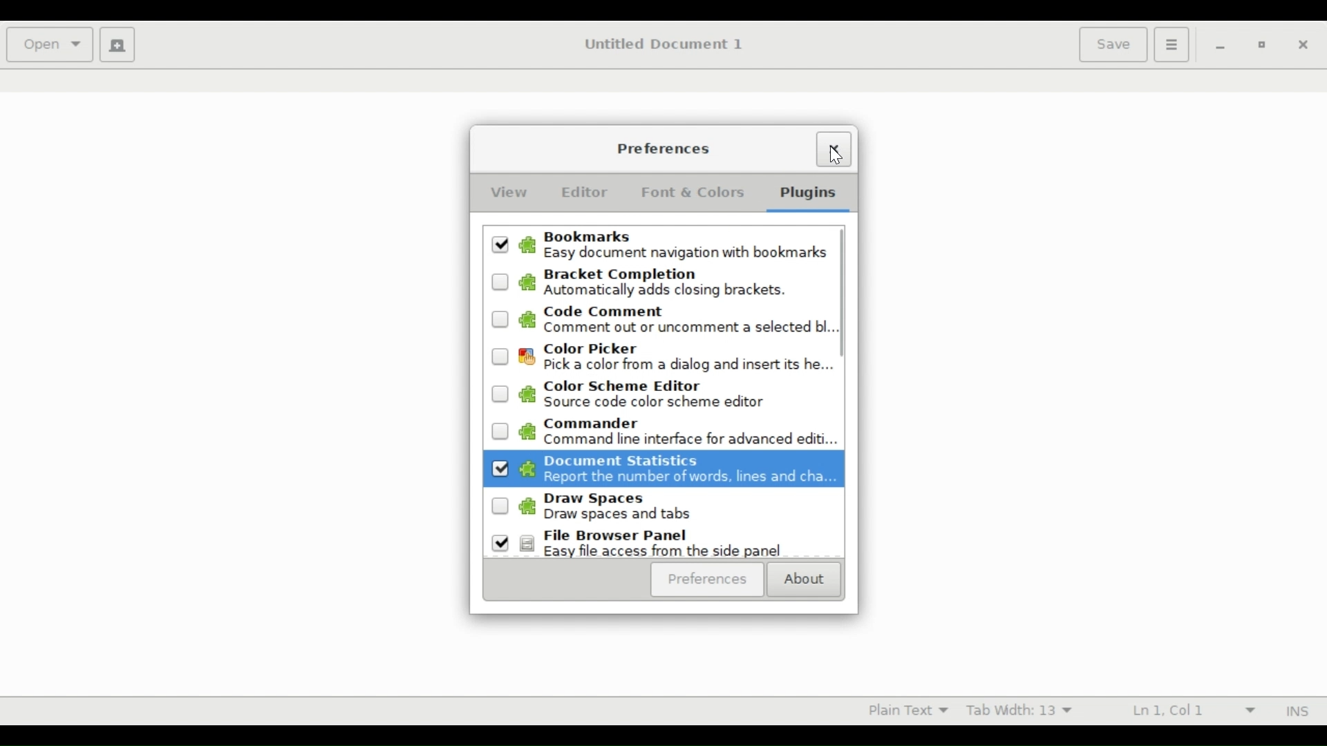 The height and width of the screenshot is (746, 1327). I want to click on (un)select Commander. Command line interface for advanced edits, so click(677, 433).